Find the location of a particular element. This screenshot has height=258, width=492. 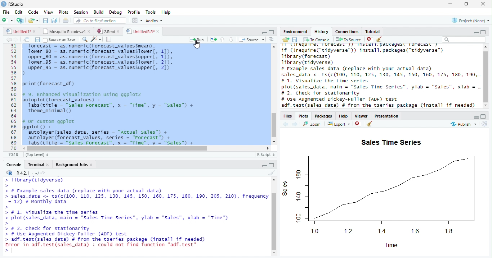

Packages is located at coordinates (324, 116).